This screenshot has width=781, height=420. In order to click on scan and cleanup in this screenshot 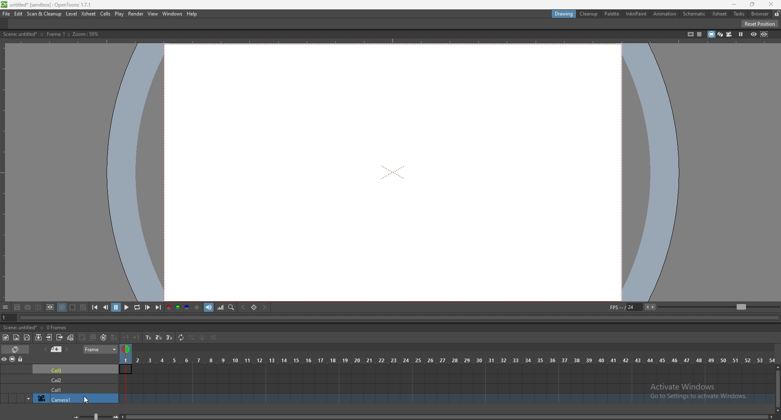, I will do `click(44, 14)`.